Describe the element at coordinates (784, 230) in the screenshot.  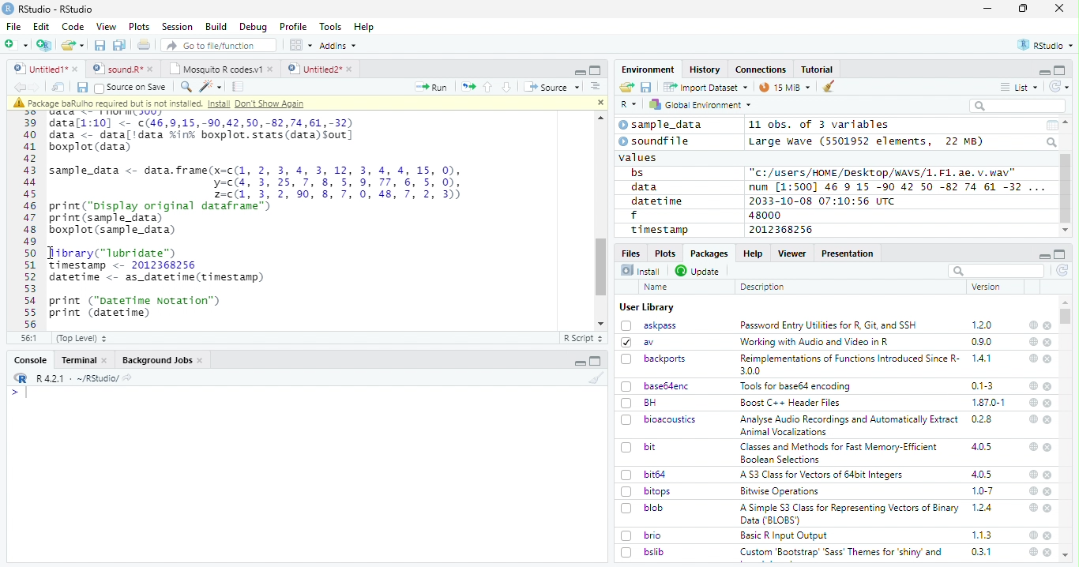
I see `2012368256` at that location.